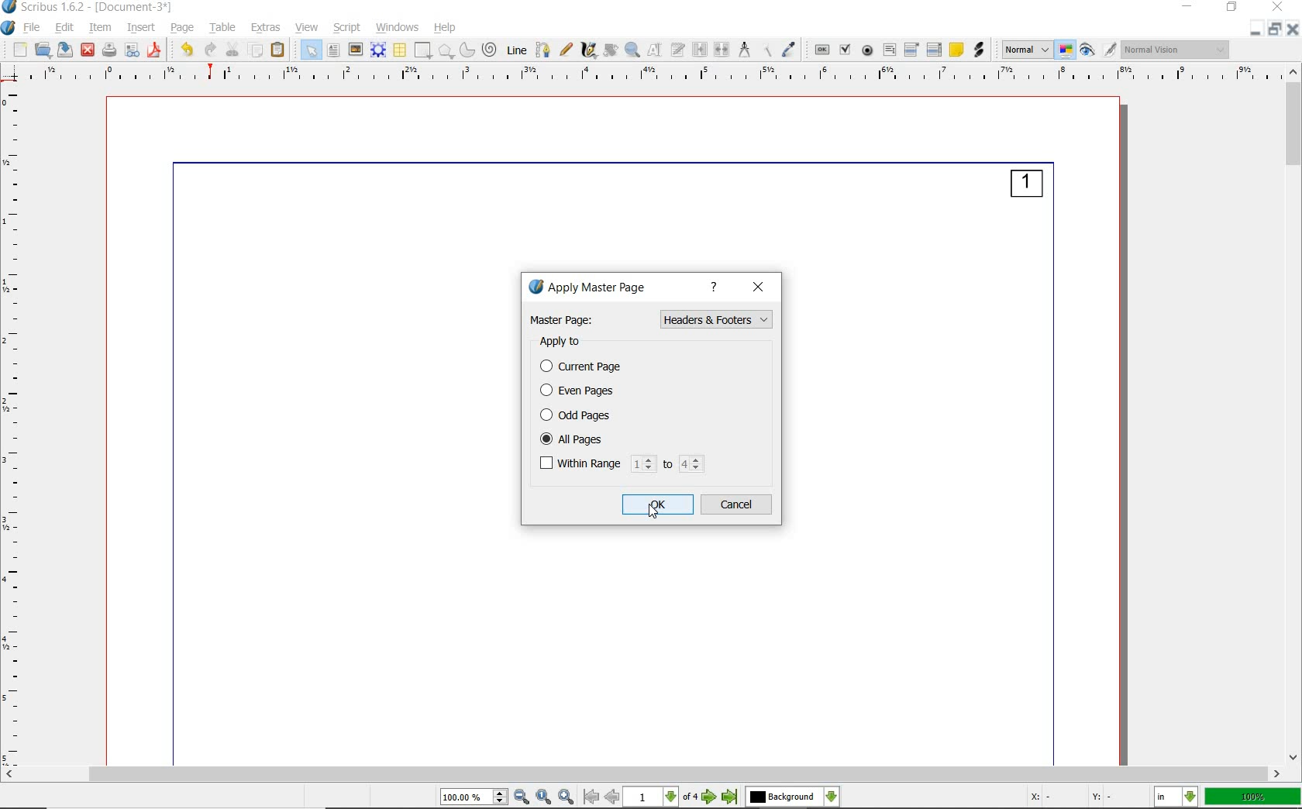 The width and height of the screenshot is (1302, 809). Describe the element at coordinates (1256, 29) in the screenshot. I see `Minimize` at that location.